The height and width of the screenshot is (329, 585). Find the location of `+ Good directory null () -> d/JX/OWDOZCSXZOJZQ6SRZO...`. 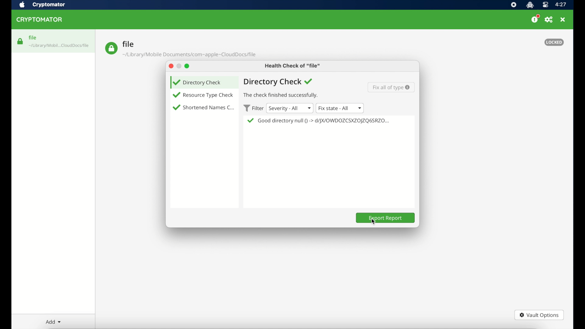

+ Good directory null () -> d/JX/OWDOZCSXZOJZQ6SRZO... is located at coordinates (320, 121).